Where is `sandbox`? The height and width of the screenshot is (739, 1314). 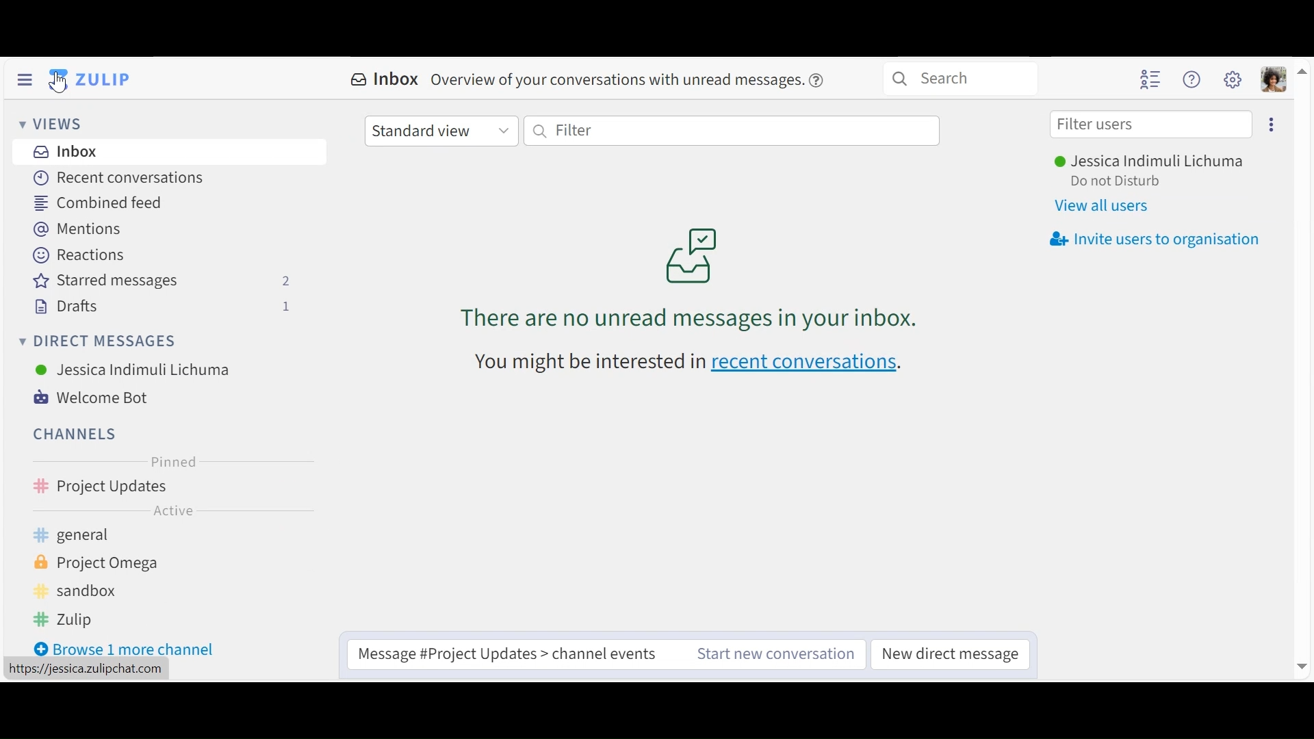 sandbox is located at coordinates (116, 593).